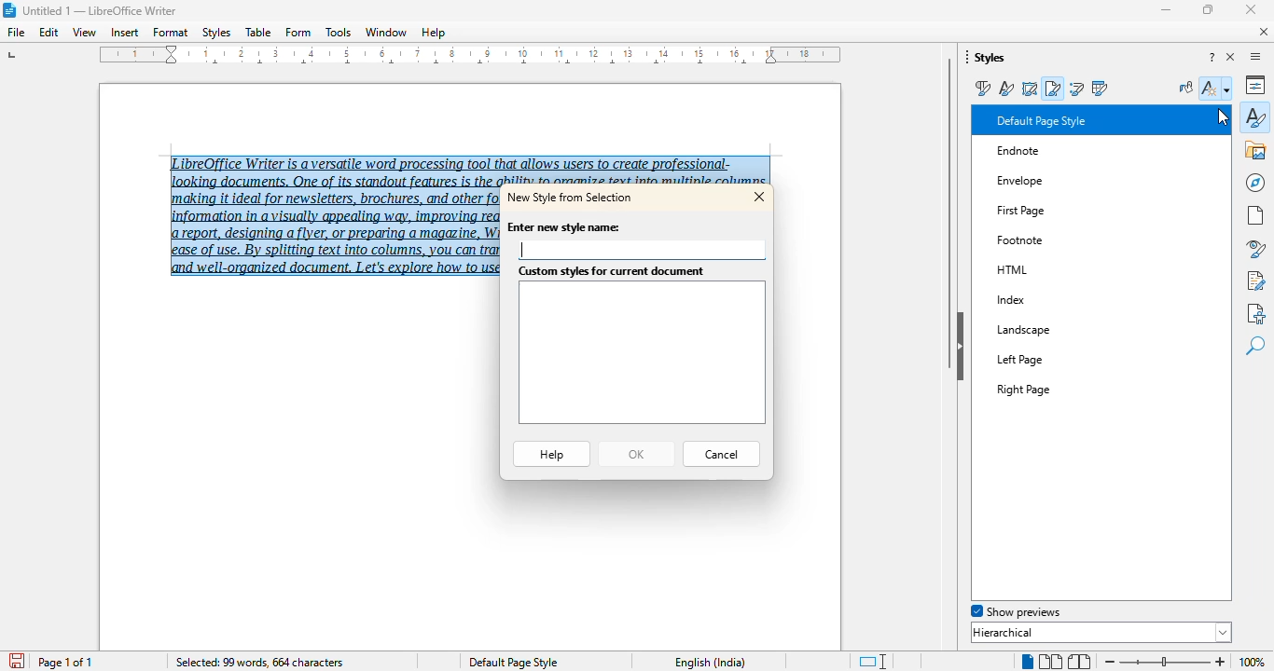 Image resolution: width=1274 pixels, height=671 pixels. Describe the element at coordinates (1212, 58) in the screenshot. I see `help about this sidebar deck` at that location.